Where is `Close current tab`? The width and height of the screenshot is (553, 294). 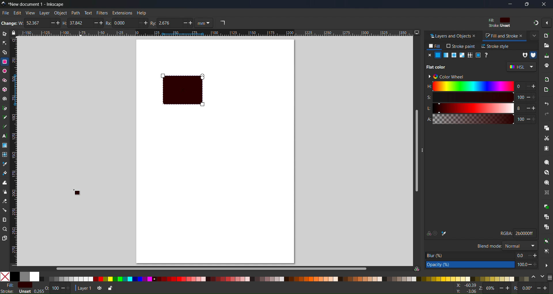
Close current tab is located at coordinates (534, 35).